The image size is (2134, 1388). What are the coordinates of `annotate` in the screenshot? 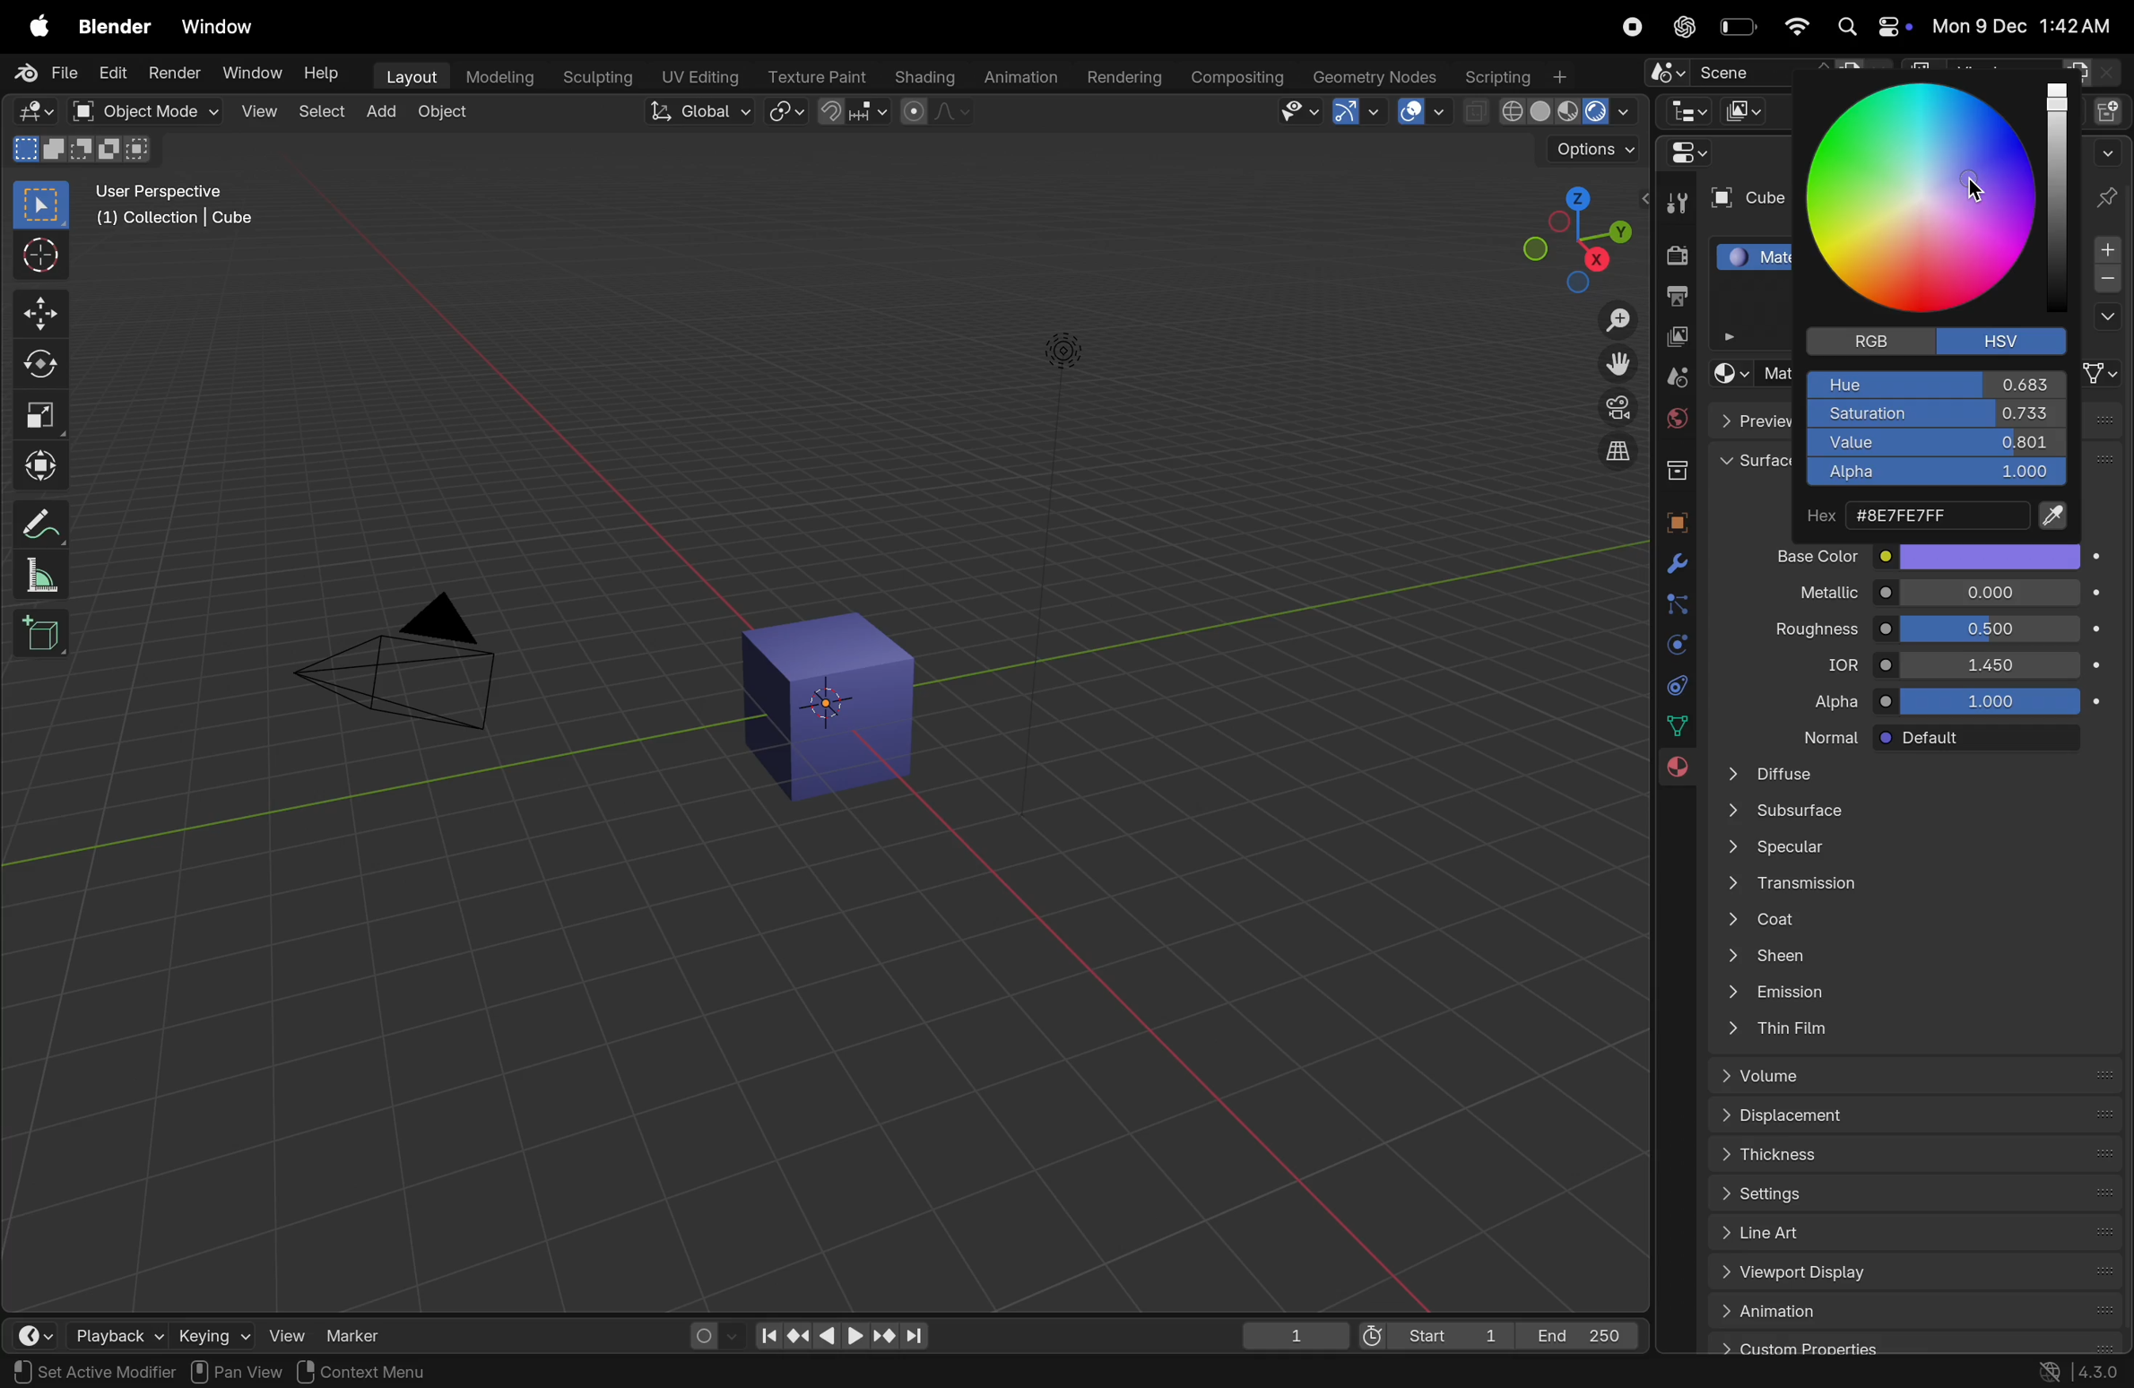 It's located at (35, 525).